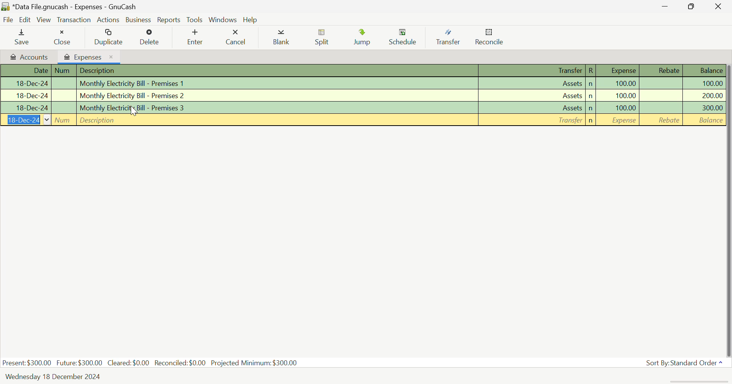  What do you see at coordinates (719, 6) in the screenshot?
I see `Close Window` at bounding box center [719, 6].